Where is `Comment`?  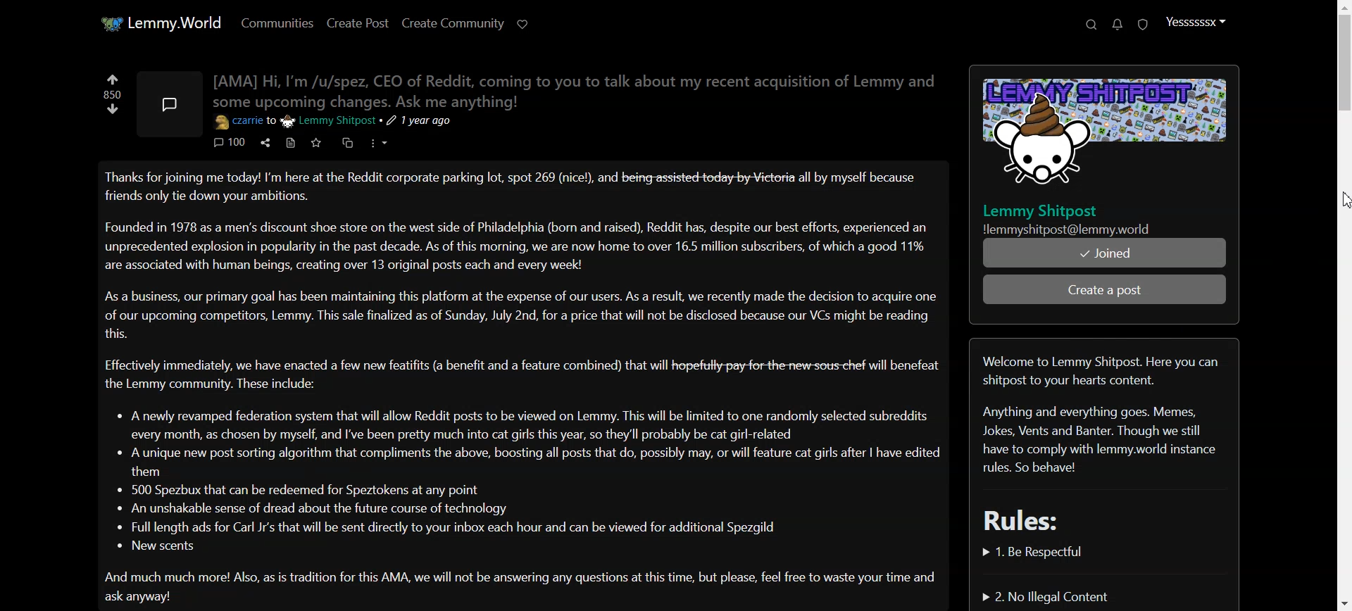 Comment is located at coordinates (230, 143).